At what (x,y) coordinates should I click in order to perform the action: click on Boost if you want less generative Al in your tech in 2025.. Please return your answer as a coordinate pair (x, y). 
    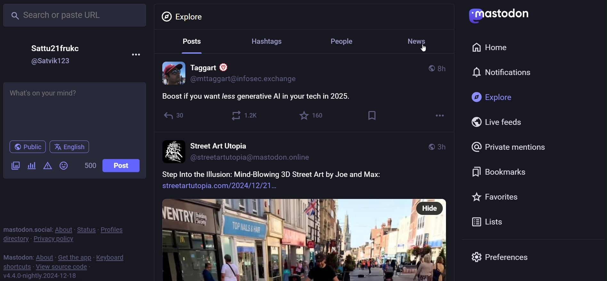
    Looking at the image, I should click on (261, 96).